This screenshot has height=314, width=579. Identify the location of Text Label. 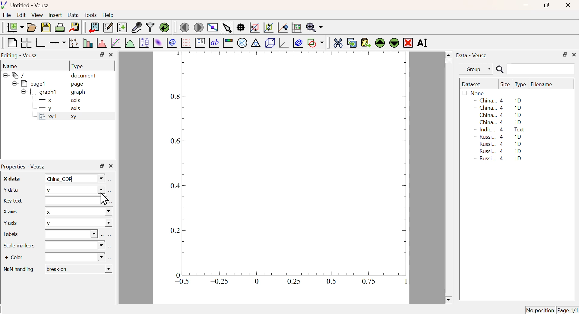
(214, 43).